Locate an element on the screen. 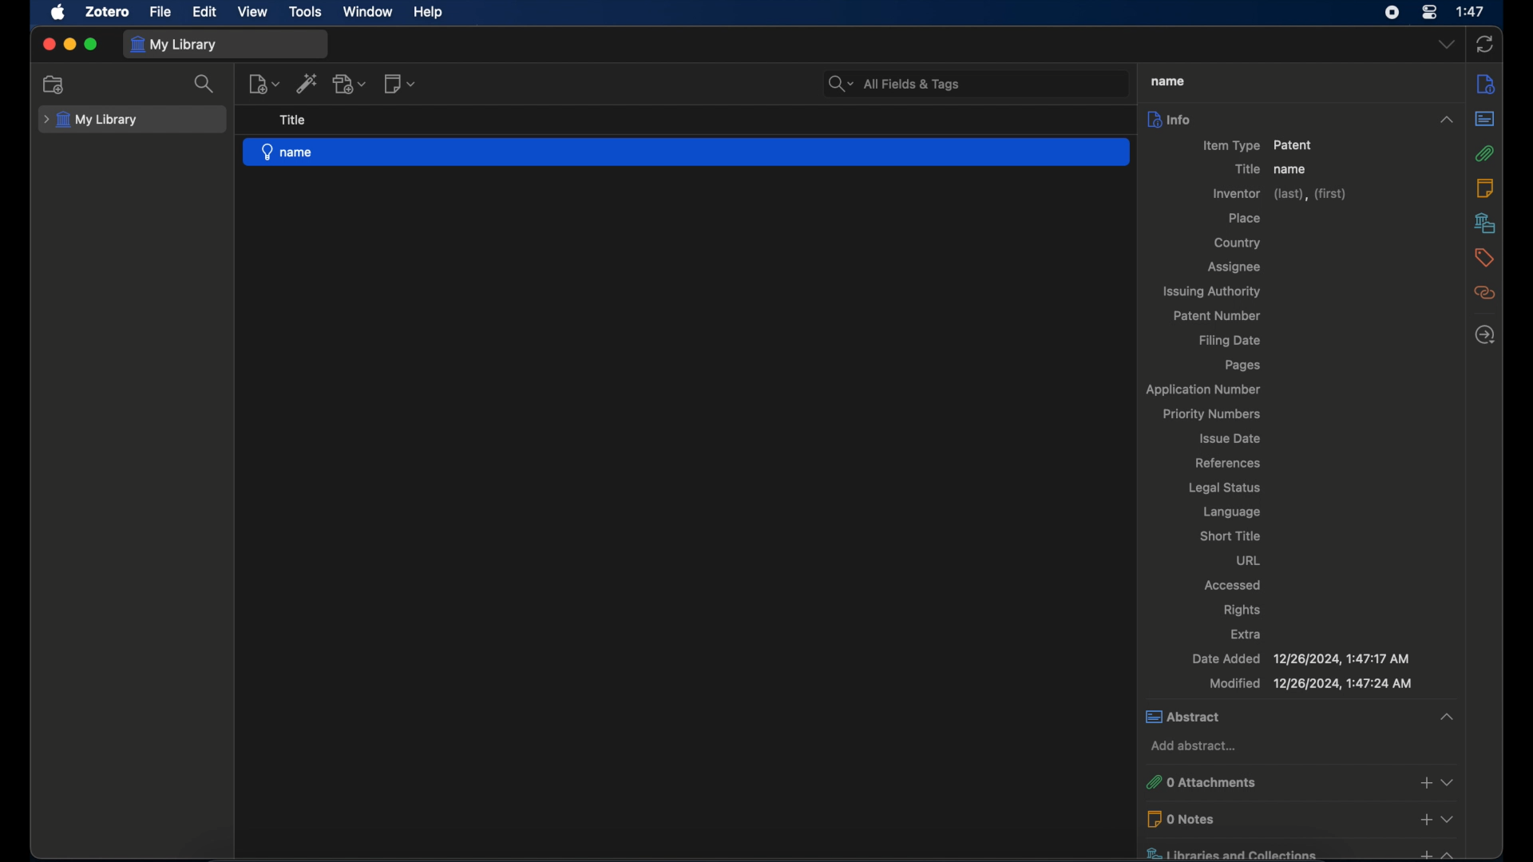 The image size is (1533, 862). apple is located at coordinates (57, 12).